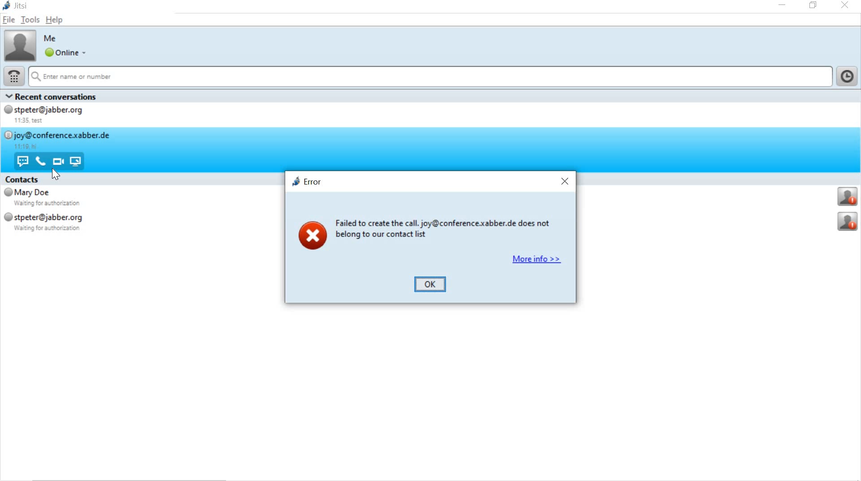  I want to click on error, so click(306, 183).